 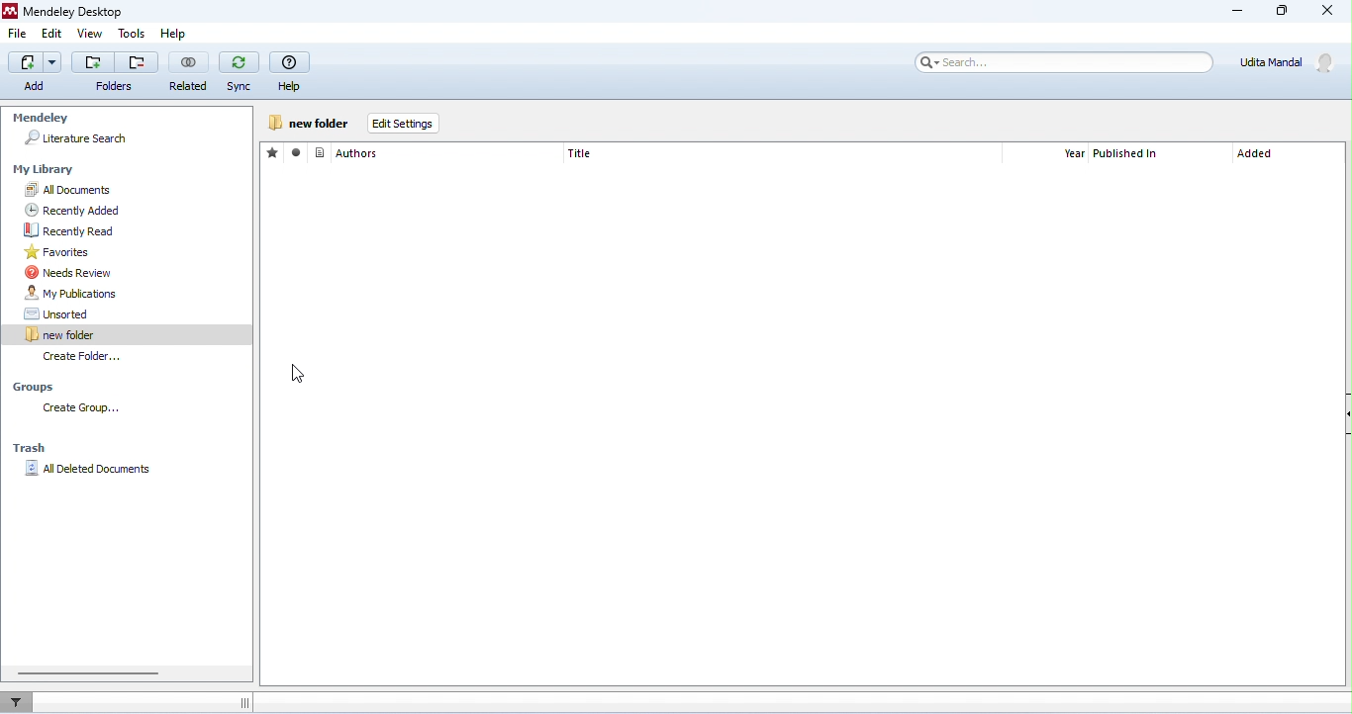 What do you see at coordinates (133, 252) in the screenshot?
I see `favorites` at bounding box center [133, 252].